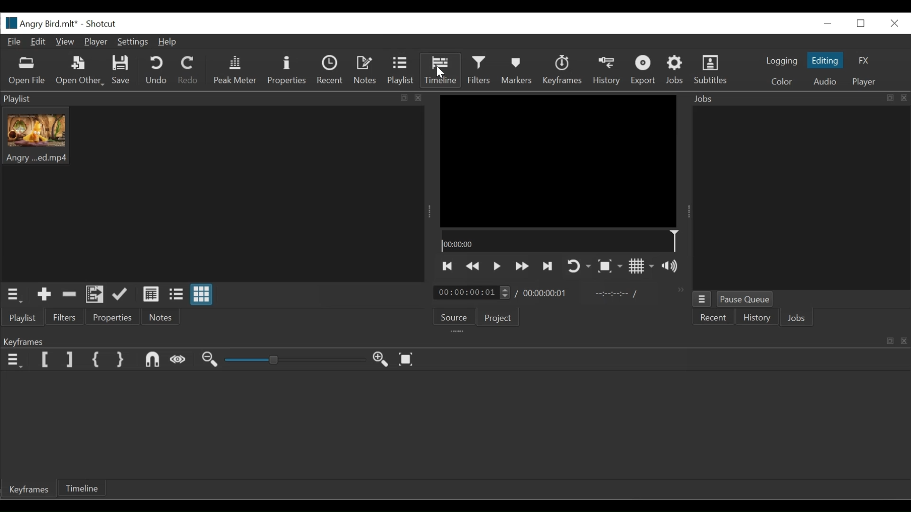  I want to click on In point, so click(615, 293).